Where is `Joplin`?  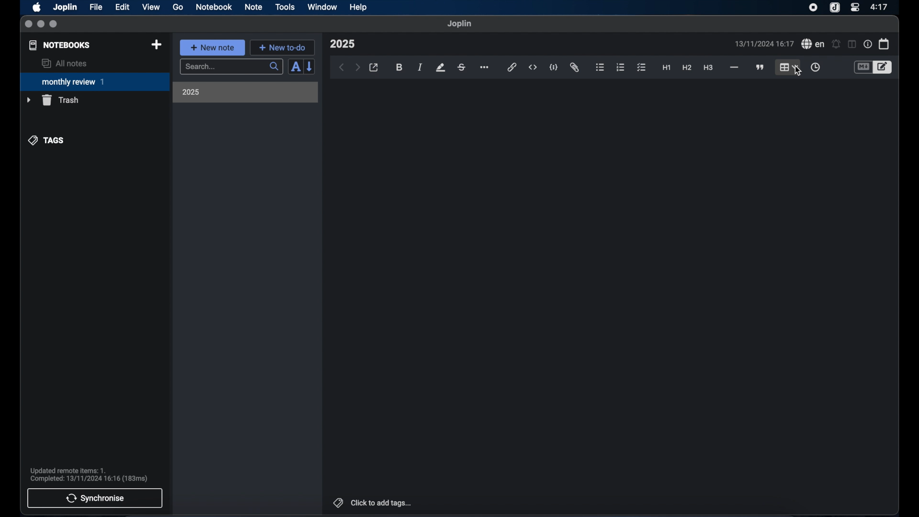 Joplin is located at coordinates (66, 8).